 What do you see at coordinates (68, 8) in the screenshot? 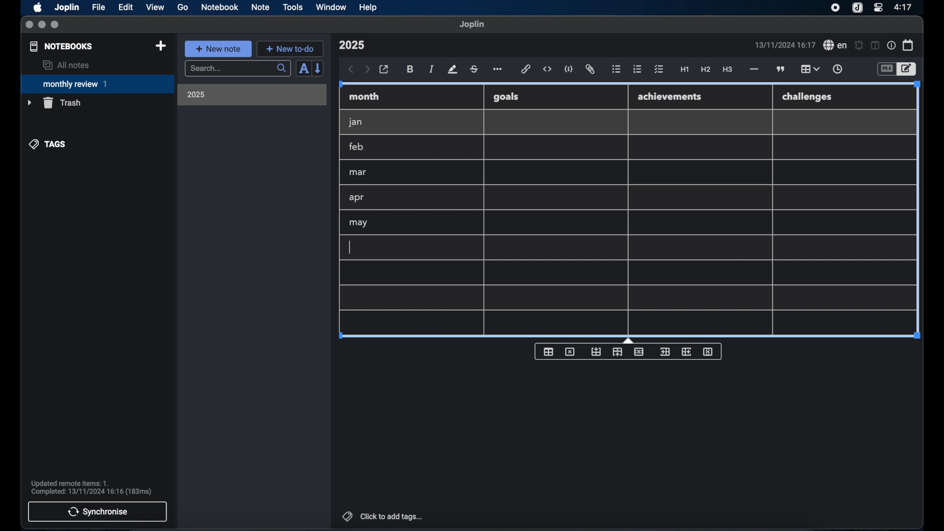
I see `Joplin` at bounding box center [68, 8].